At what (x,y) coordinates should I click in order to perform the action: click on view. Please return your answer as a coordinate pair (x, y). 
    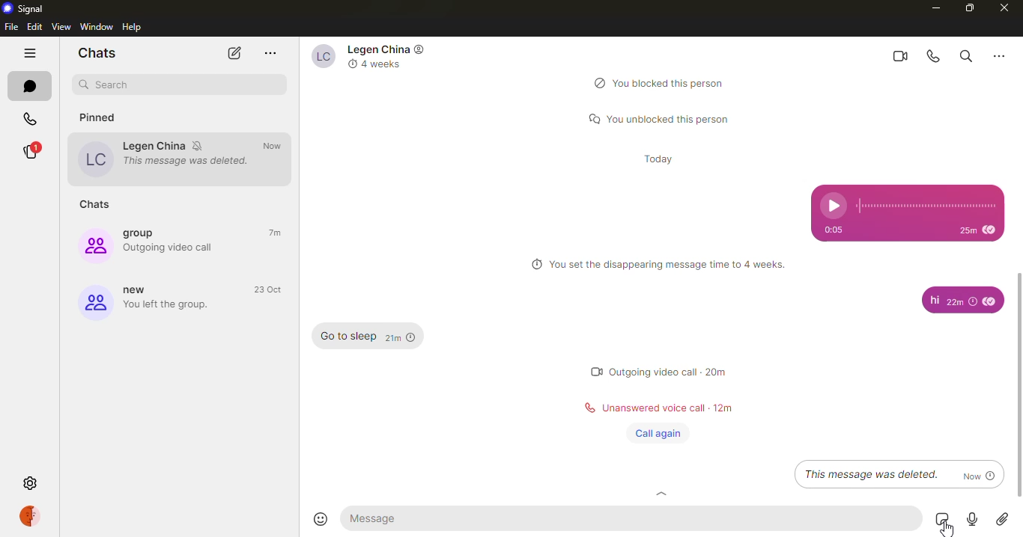
    Looking at the image, I should click on (61, 26).